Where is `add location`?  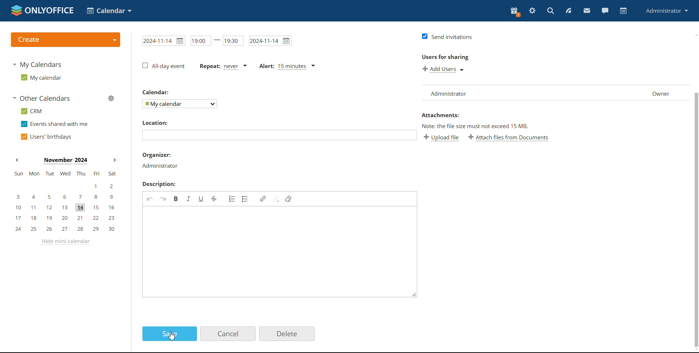 add location is located at coordinates (277, 134).